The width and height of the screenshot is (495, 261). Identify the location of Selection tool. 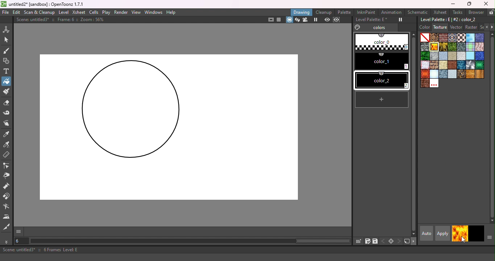
(7, 41).